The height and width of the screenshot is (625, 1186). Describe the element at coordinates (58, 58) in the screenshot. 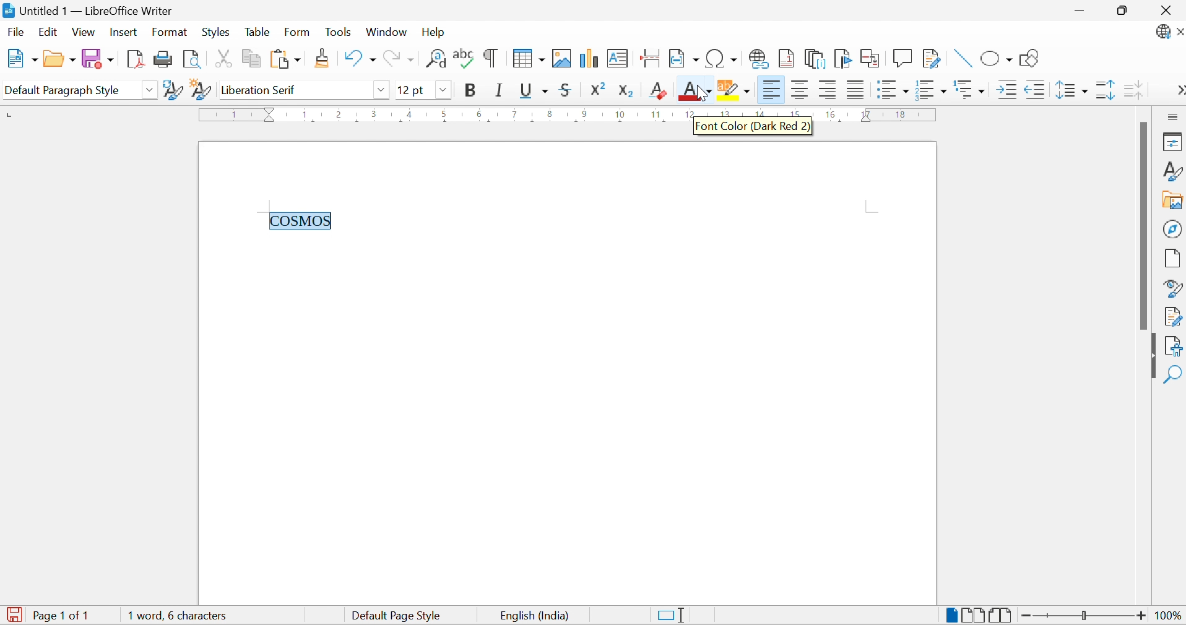

I see `Open` at that location.